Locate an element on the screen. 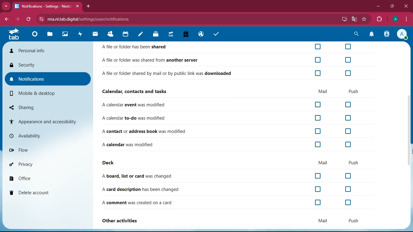 This screenshot has height=232, width=413. off is located at coordinates (318, 203).